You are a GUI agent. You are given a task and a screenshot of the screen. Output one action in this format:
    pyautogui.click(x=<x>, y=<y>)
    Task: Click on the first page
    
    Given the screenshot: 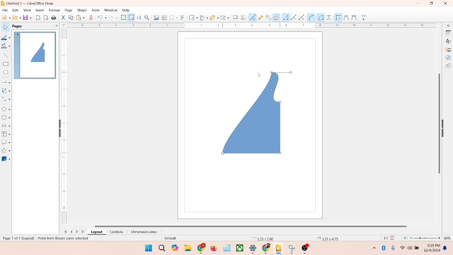 What is the action you would take?
    pyautogui.click(x=64, y=231)
    